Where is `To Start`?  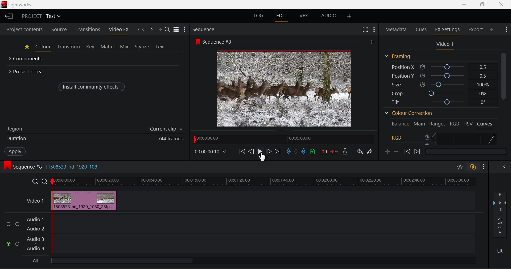 To Start is located at coordinates (243, 152).